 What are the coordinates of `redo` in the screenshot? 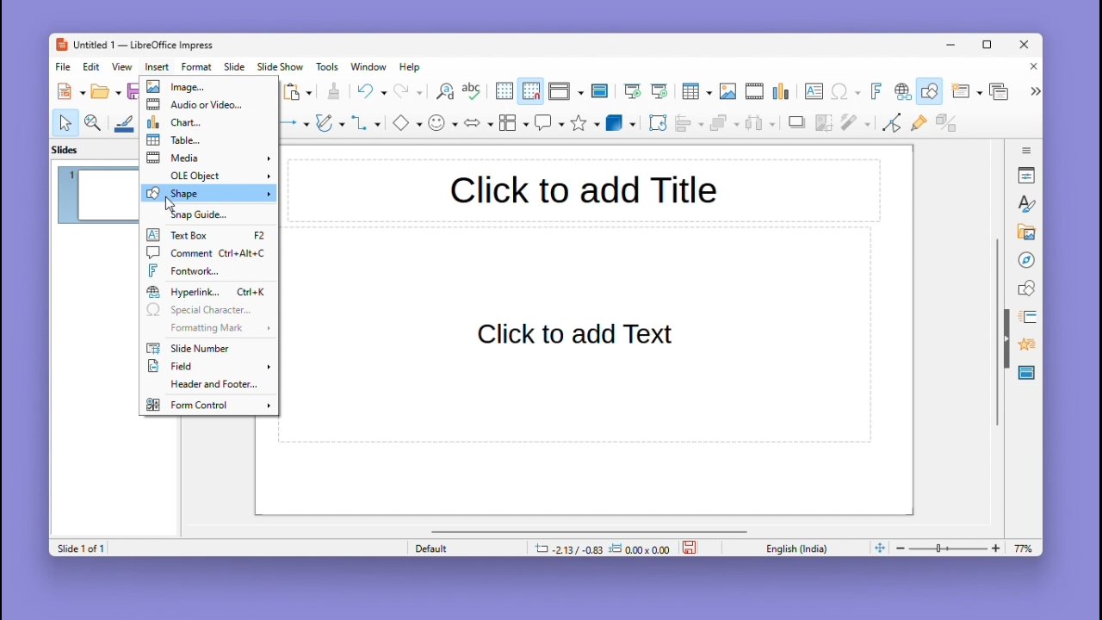 It's located at (409, 92).